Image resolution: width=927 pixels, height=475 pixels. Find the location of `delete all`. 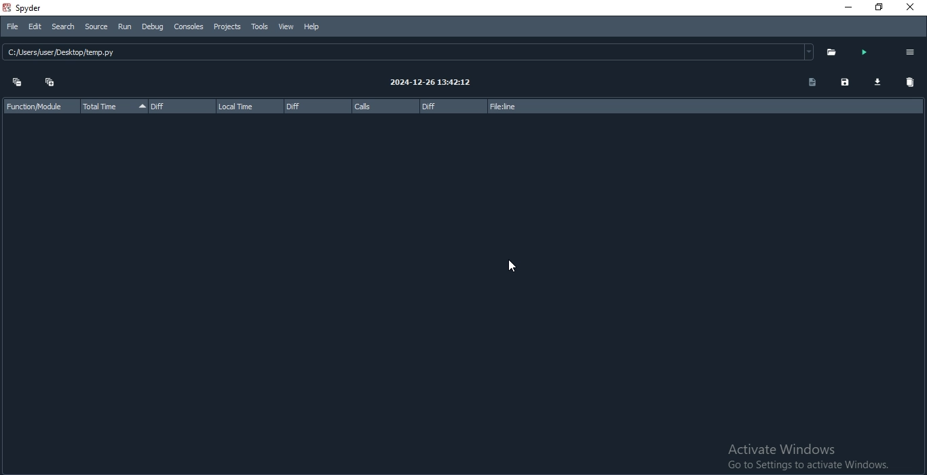

delete all is located at coordinates (910, 83).